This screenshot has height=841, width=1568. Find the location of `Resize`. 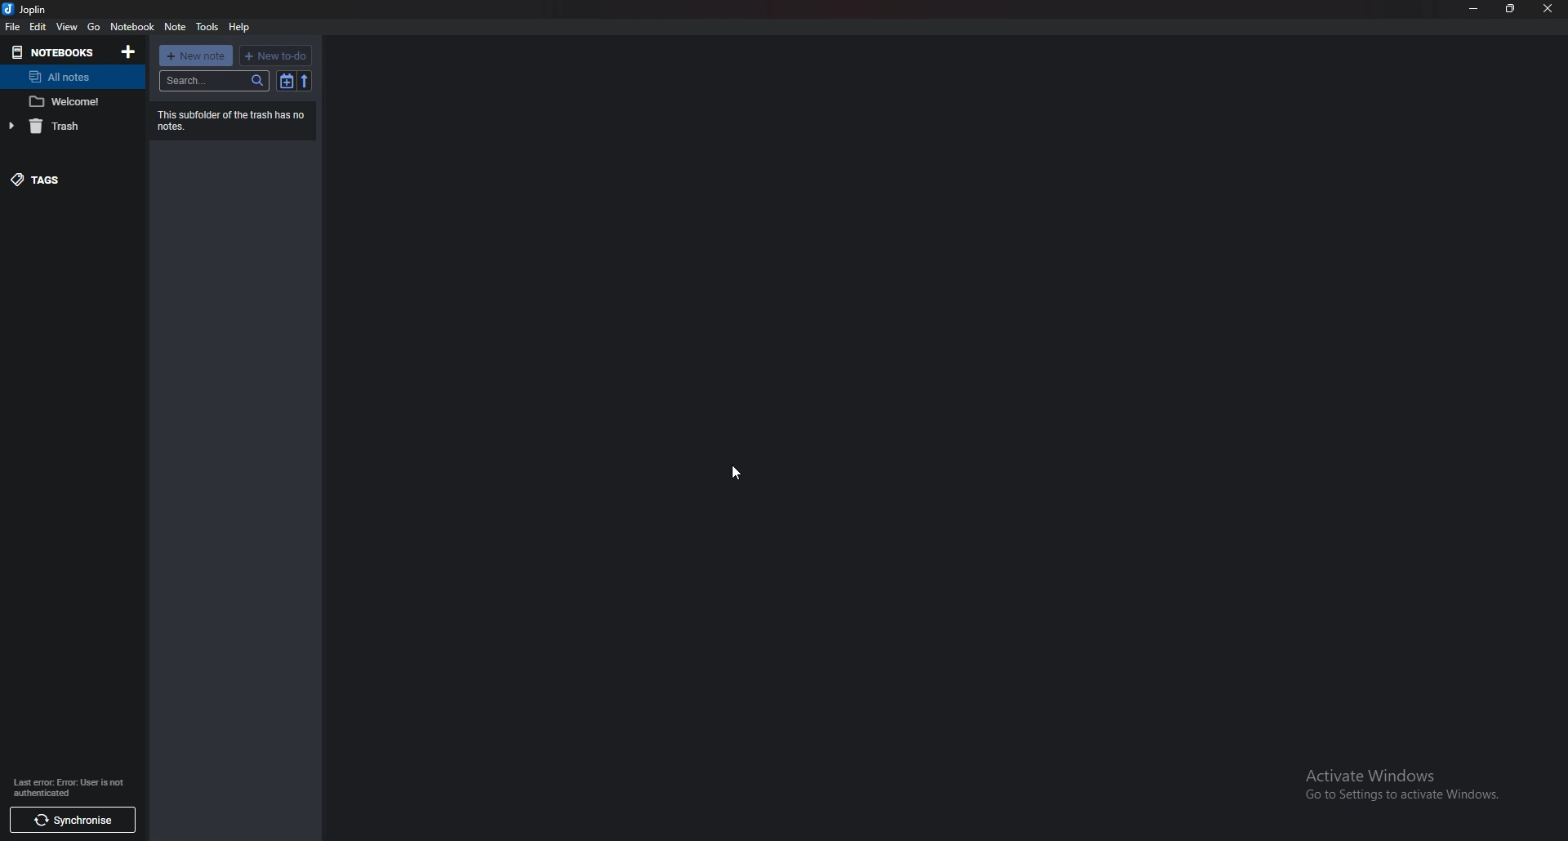

Resize is located at coordinates (1511, 9).